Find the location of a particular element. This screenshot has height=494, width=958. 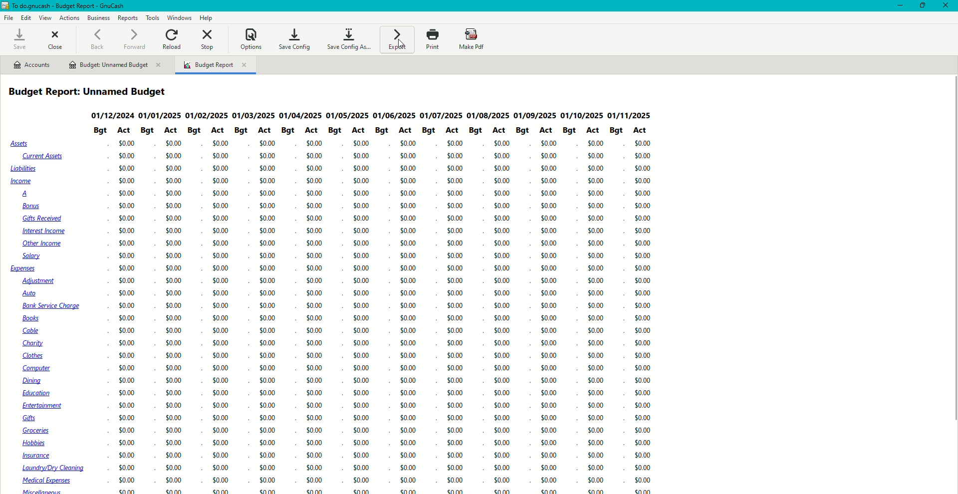

Save Config As is located at coordinates (350, 39).